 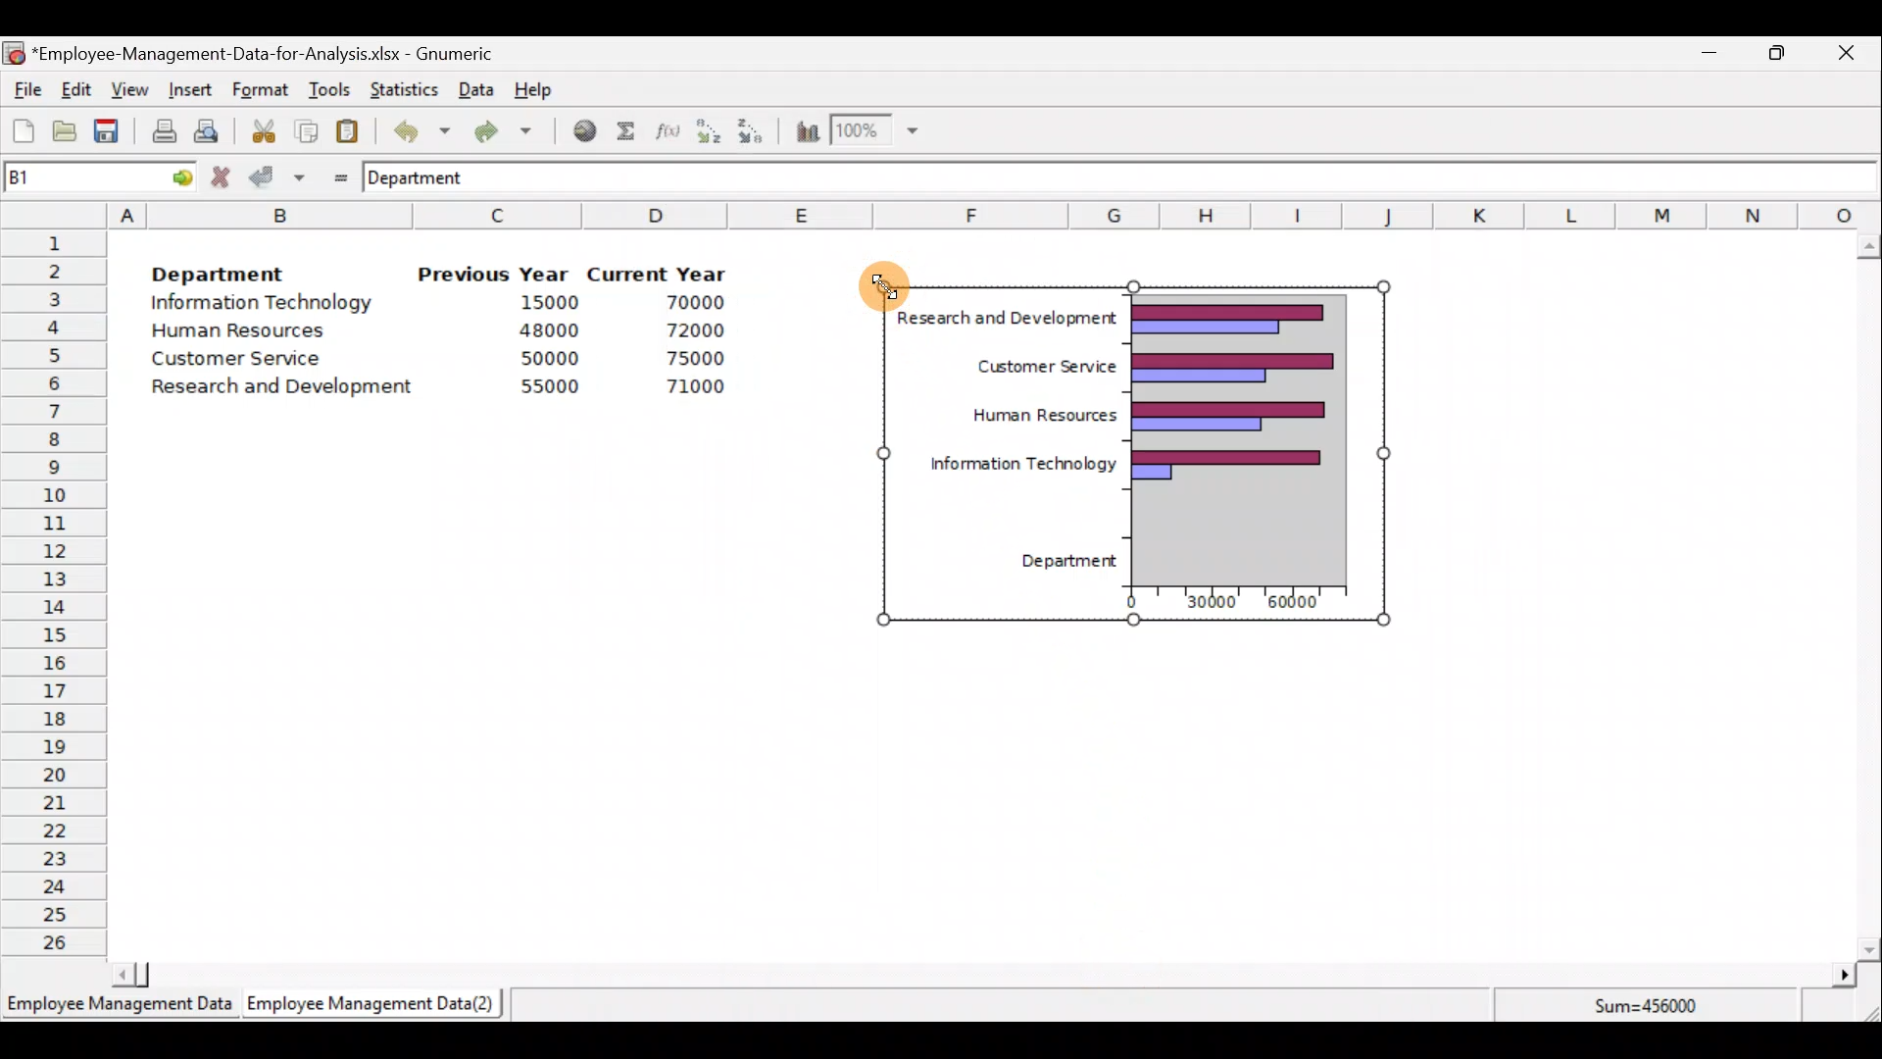 What do you see at coordinates (548, 330) in the screenshot?
I see `48000` at bounding box center [548, 330].